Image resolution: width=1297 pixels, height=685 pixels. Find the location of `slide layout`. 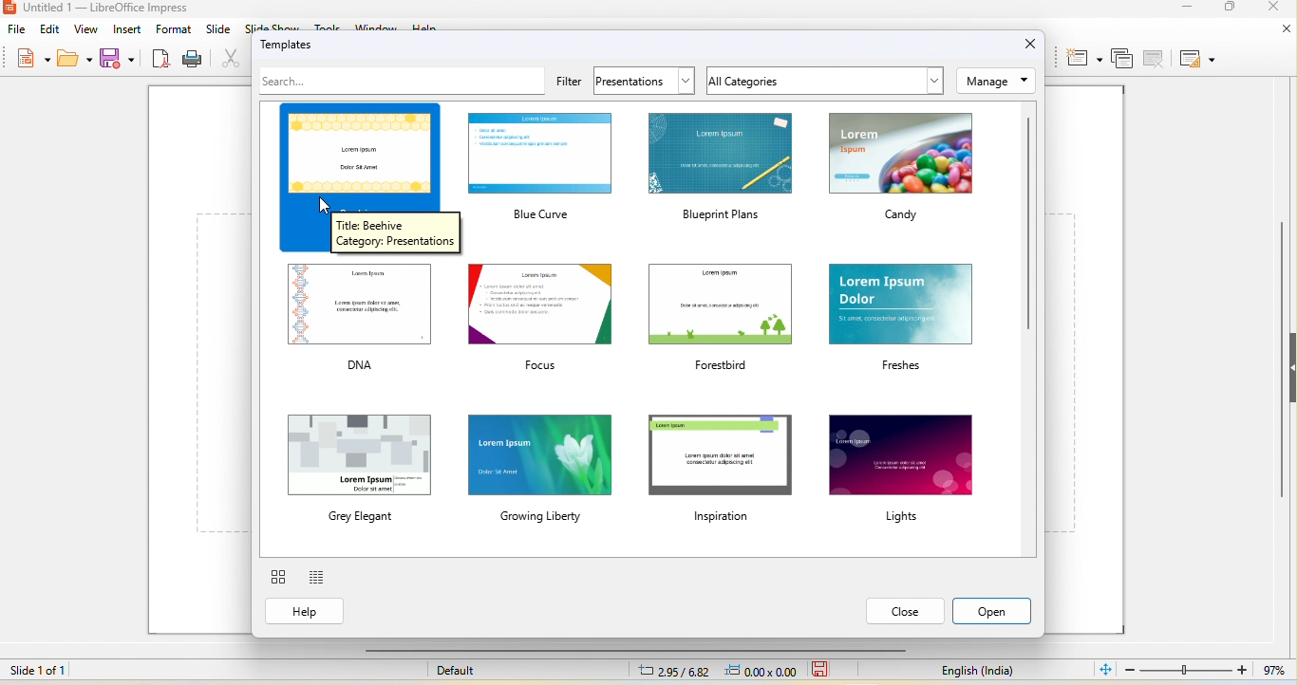

slide layout is located at coordinates (1196, 60).